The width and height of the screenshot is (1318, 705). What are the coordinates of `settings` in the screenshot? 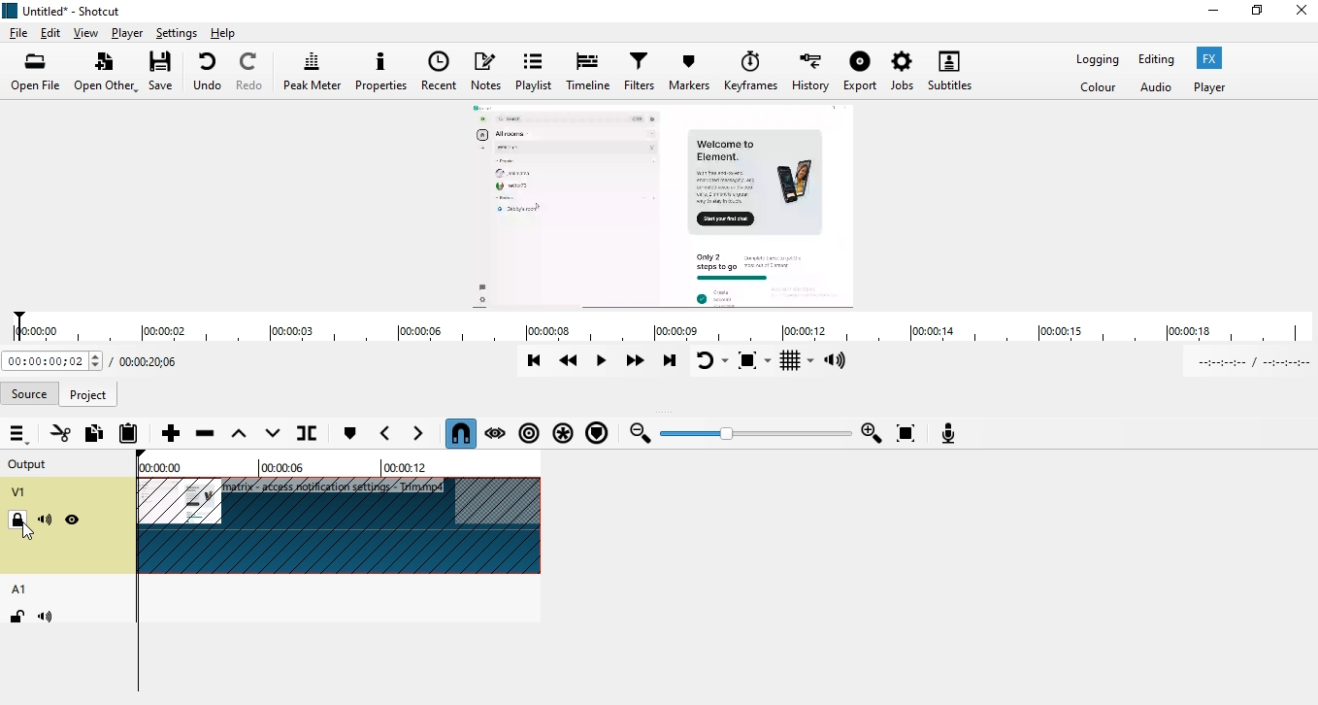 It's located at (174, 34).